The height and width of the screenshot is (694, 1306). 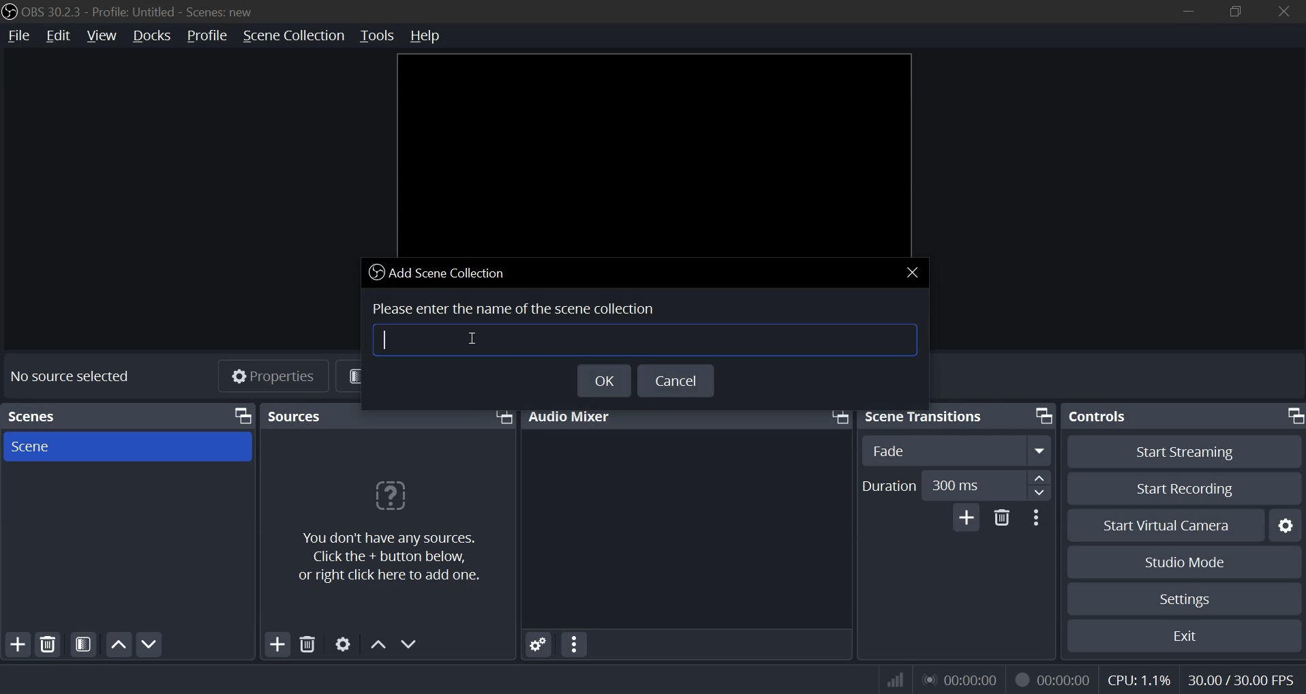 I want to click on fade, so click(x=890, y=450).